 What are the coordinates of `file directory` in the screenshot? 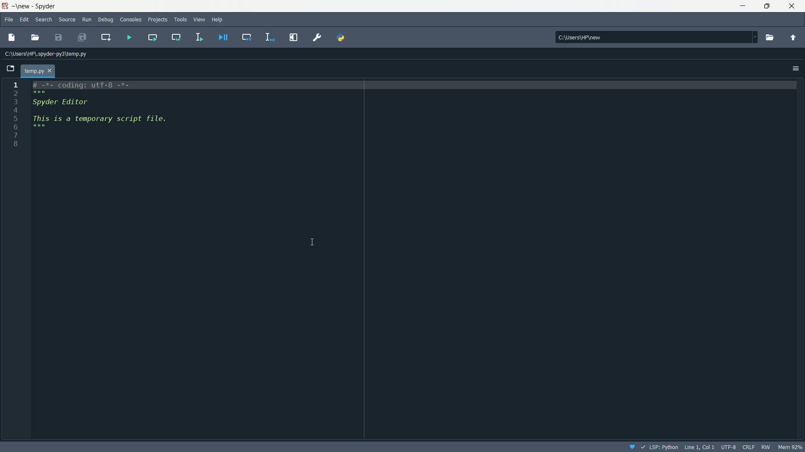 It's located at (654, 36).